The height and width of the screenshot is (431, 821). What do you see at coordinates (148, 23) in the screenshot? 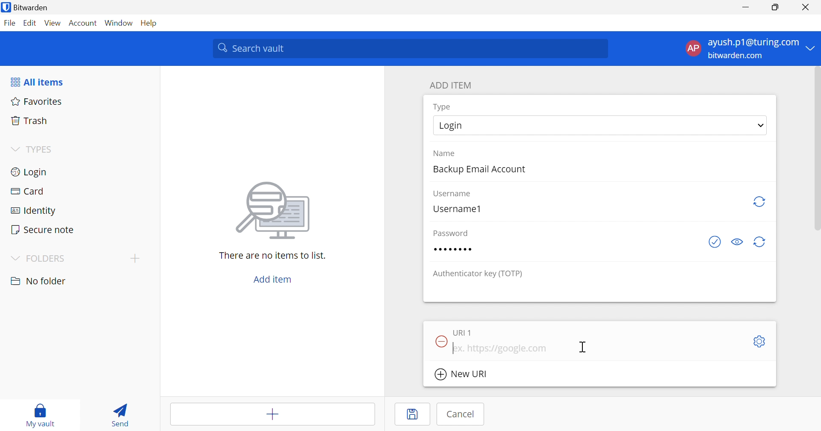
I see `Help` at bounding box center [148, 23].